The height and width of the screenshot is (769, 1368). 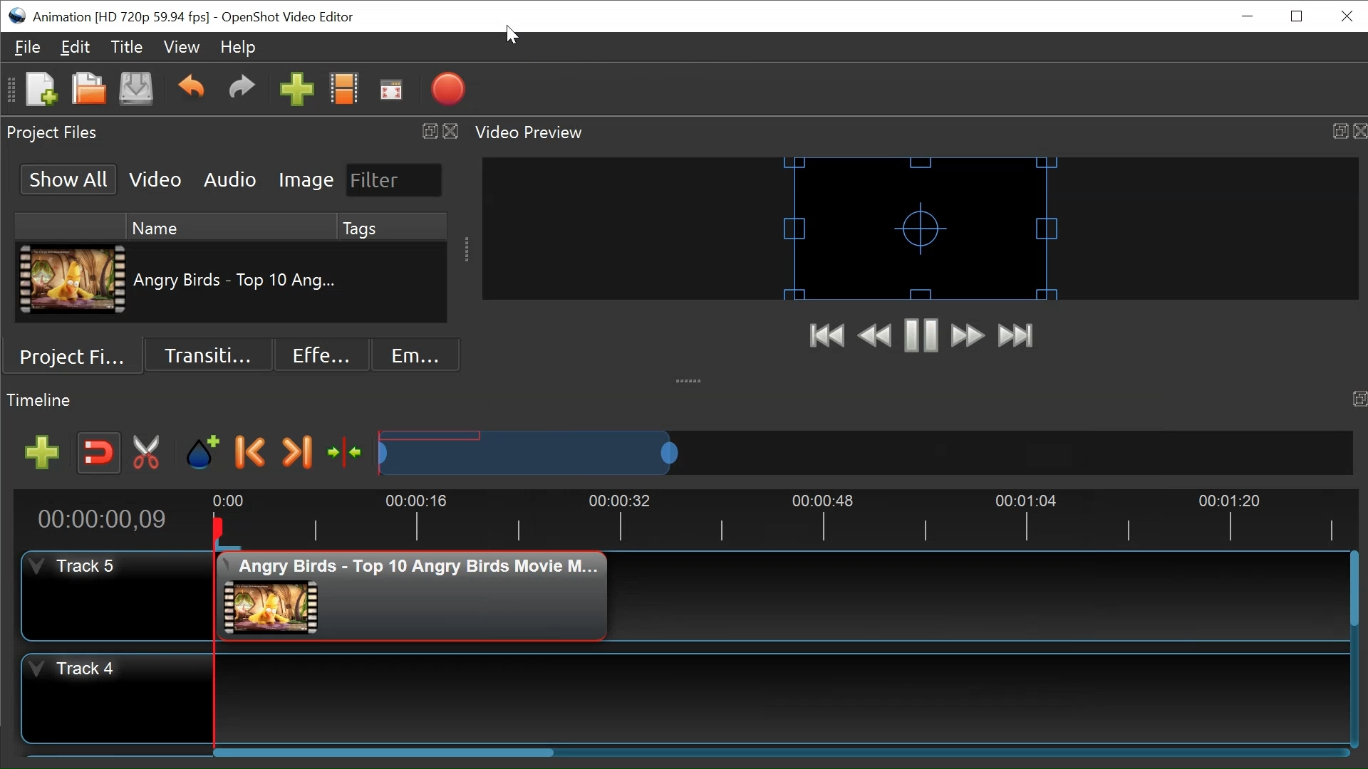 I want to click on Track Header, so click(x=118, y=699).